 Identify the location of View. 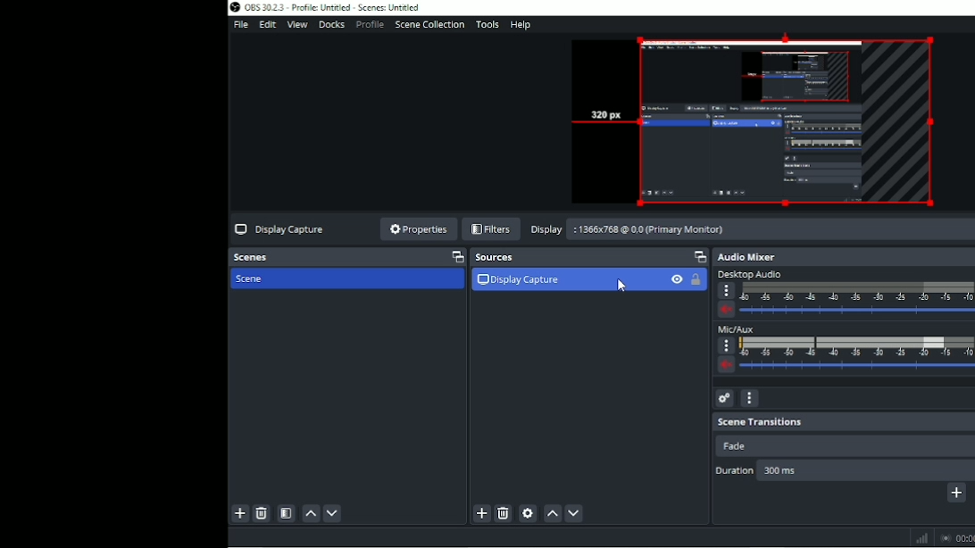
(297, 26).